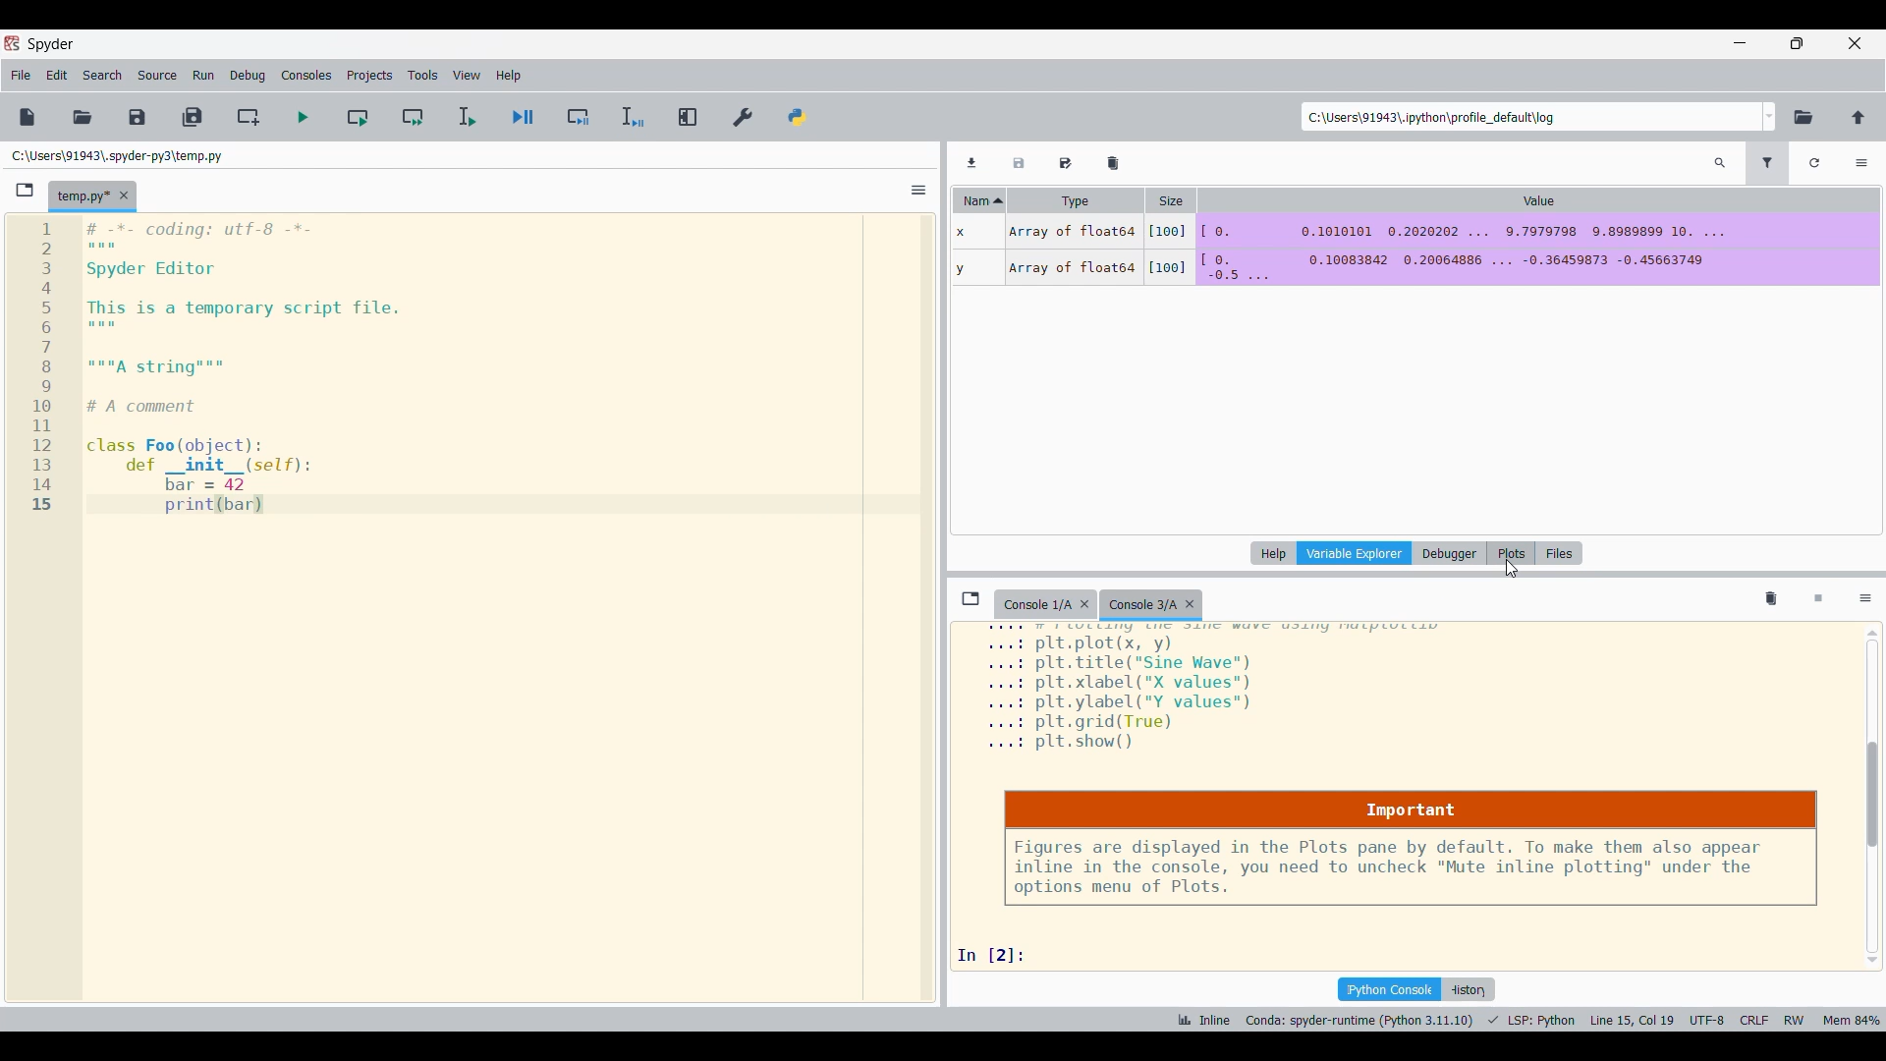 Image resolution: width=1886 pixels, height=1061 pixels. Describe the element at coordinates (1076, 200) in the screenshot. I see `Type column` at that location.